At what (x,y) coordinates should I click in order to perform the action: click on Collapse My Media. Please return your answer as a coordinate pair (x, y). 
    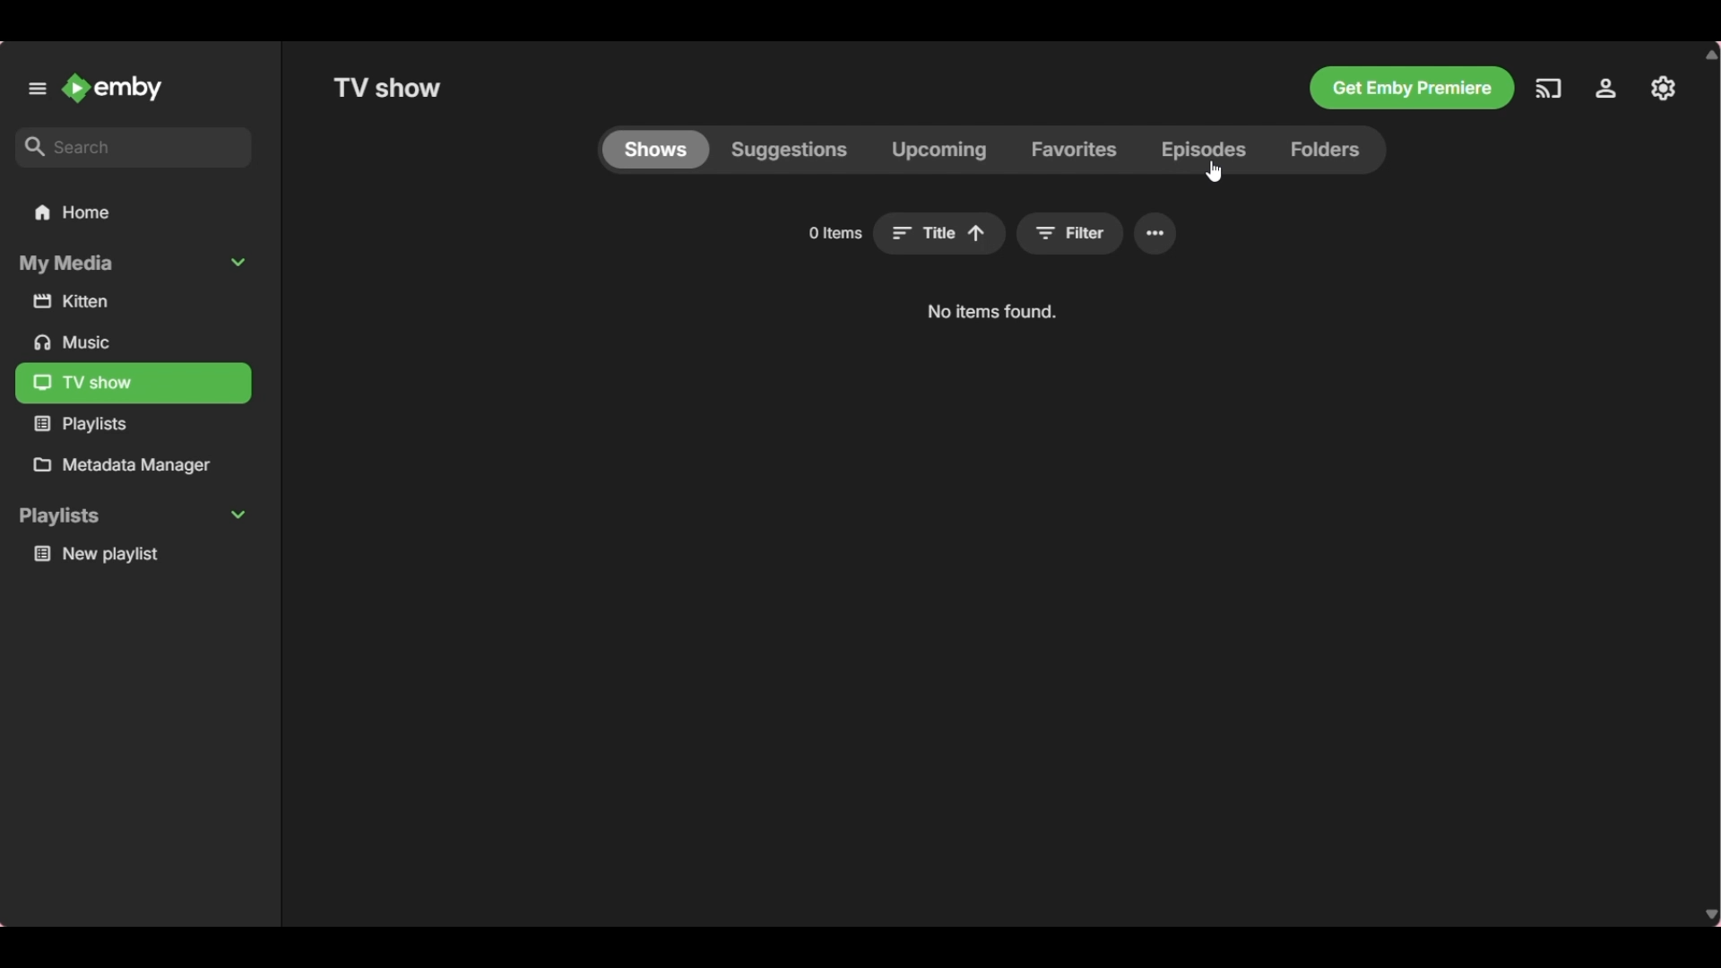
    Looking at the image, I should click on (134, 264).